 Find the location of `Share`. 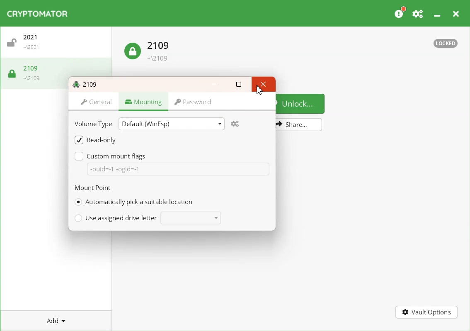

Share is located at coordinates (299, 125).